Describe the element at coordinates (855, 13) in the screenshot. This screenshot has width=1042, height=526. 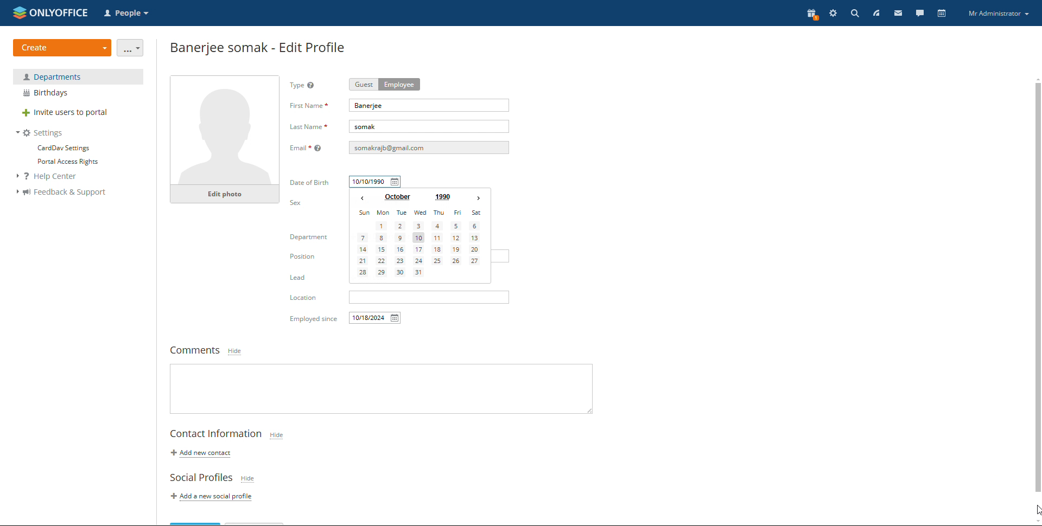
I see `search` at that location.